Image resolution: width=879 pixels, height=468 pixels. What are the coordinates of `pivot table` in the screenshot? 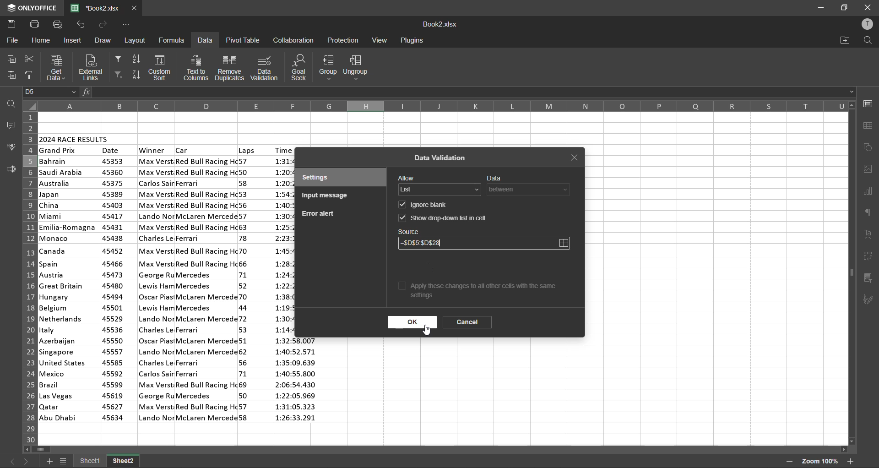 It's located at (868, 256).